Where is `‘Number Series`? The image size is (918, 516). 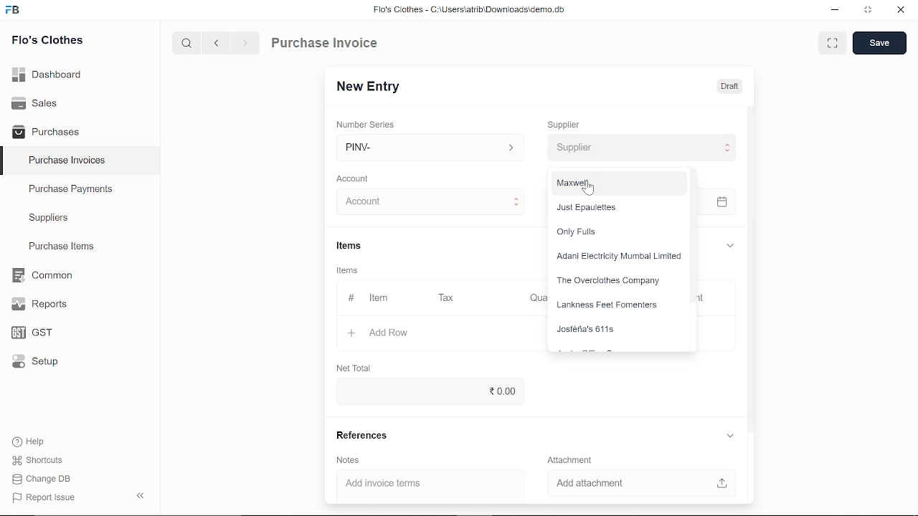
‘Number Series is located at coordinates (370, 124).